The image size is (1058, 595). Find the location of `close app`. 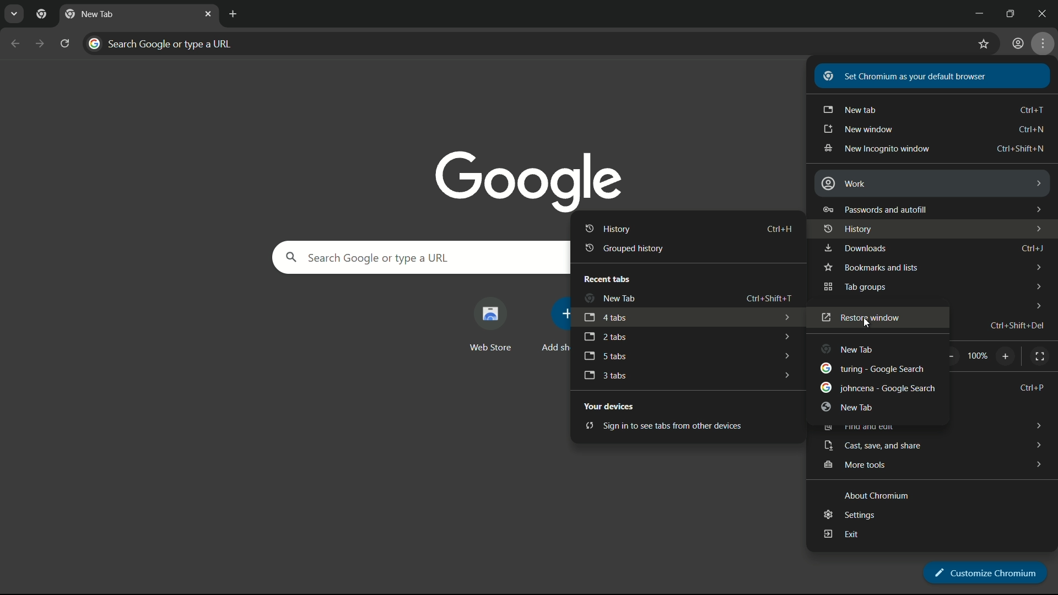

close app is located at coordinates (1045, 12).